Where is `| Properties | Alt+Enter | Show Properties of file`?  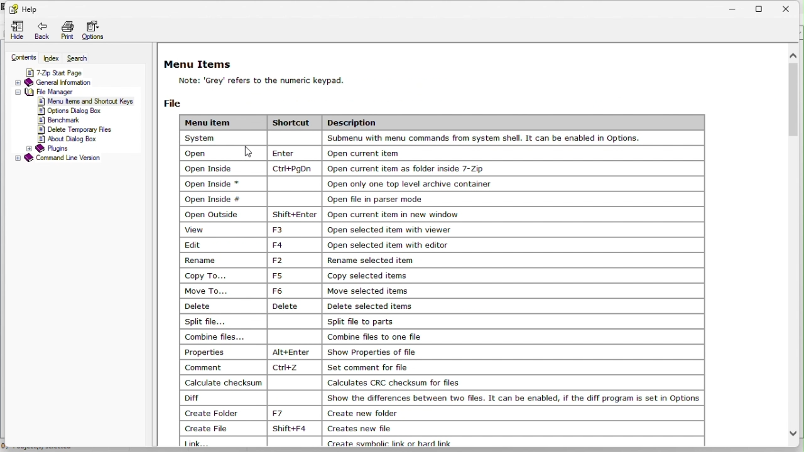
| Properties | Alt+Enter | Show Properties of file is located at coordinates (307, 352).